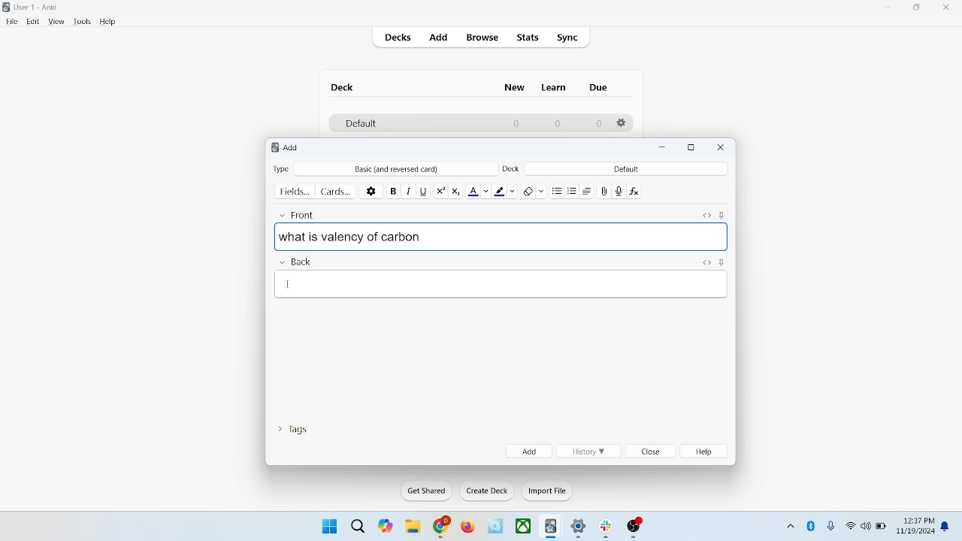  Describe the element at coordinates (372, 190) in the screenshot. I see `options` at that location.